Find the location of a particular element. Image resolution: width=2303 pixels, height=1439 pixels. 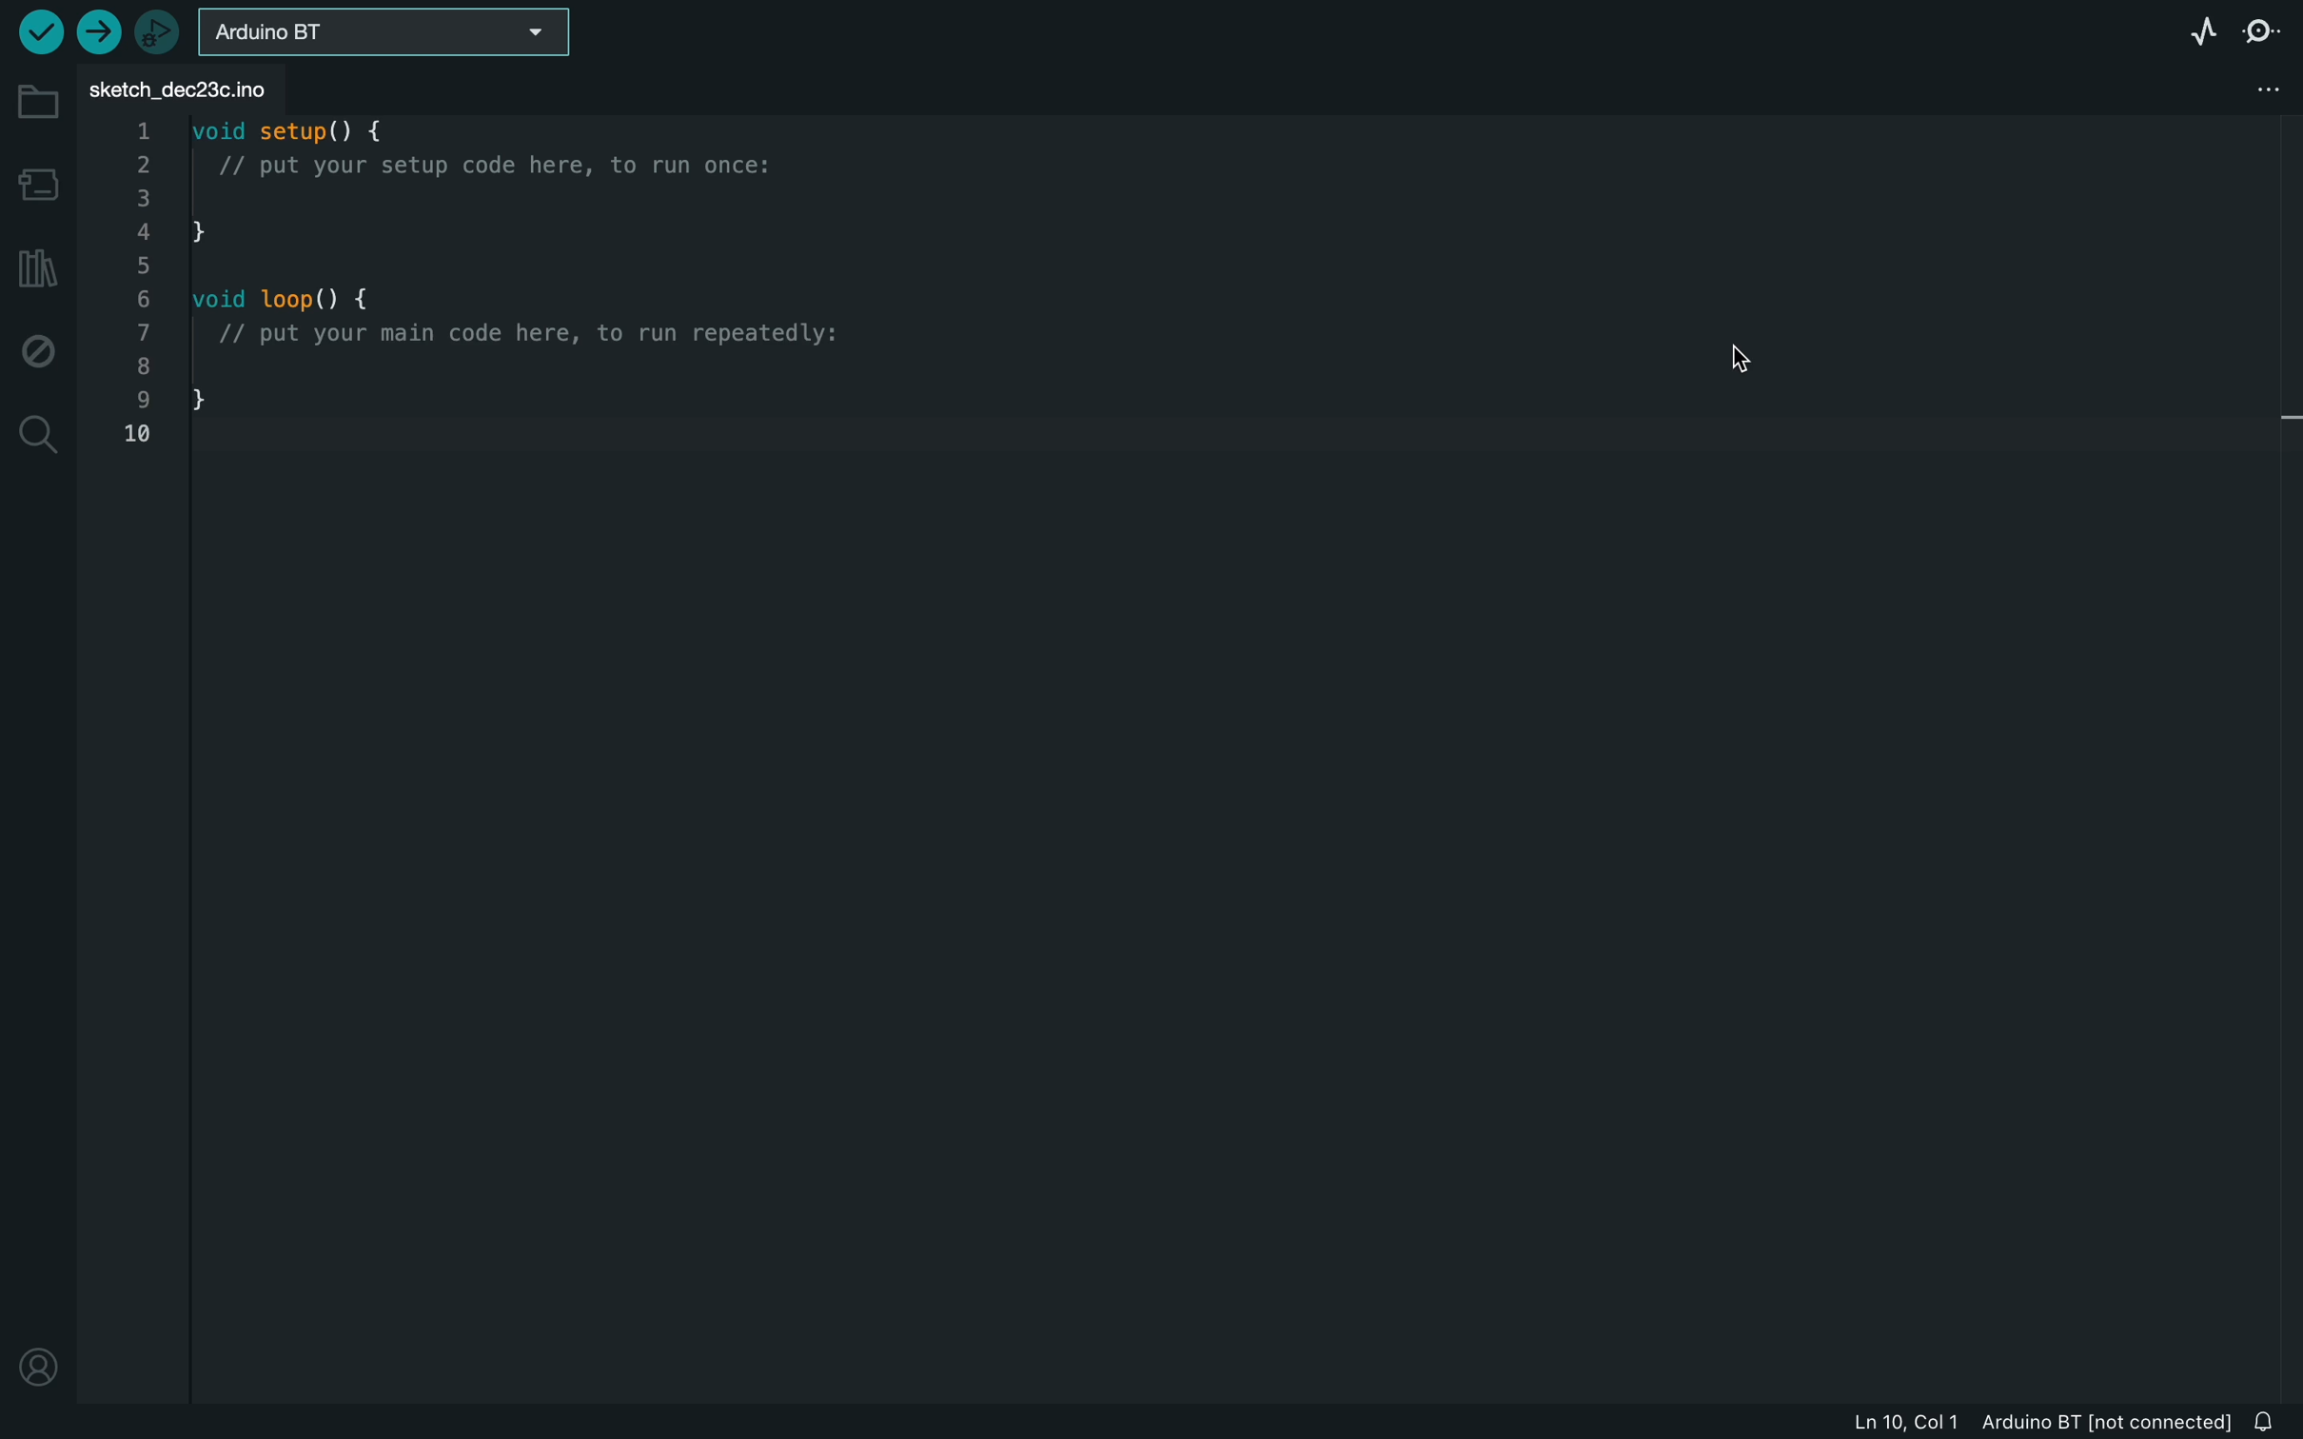

search is located at coordinates (32, 437).